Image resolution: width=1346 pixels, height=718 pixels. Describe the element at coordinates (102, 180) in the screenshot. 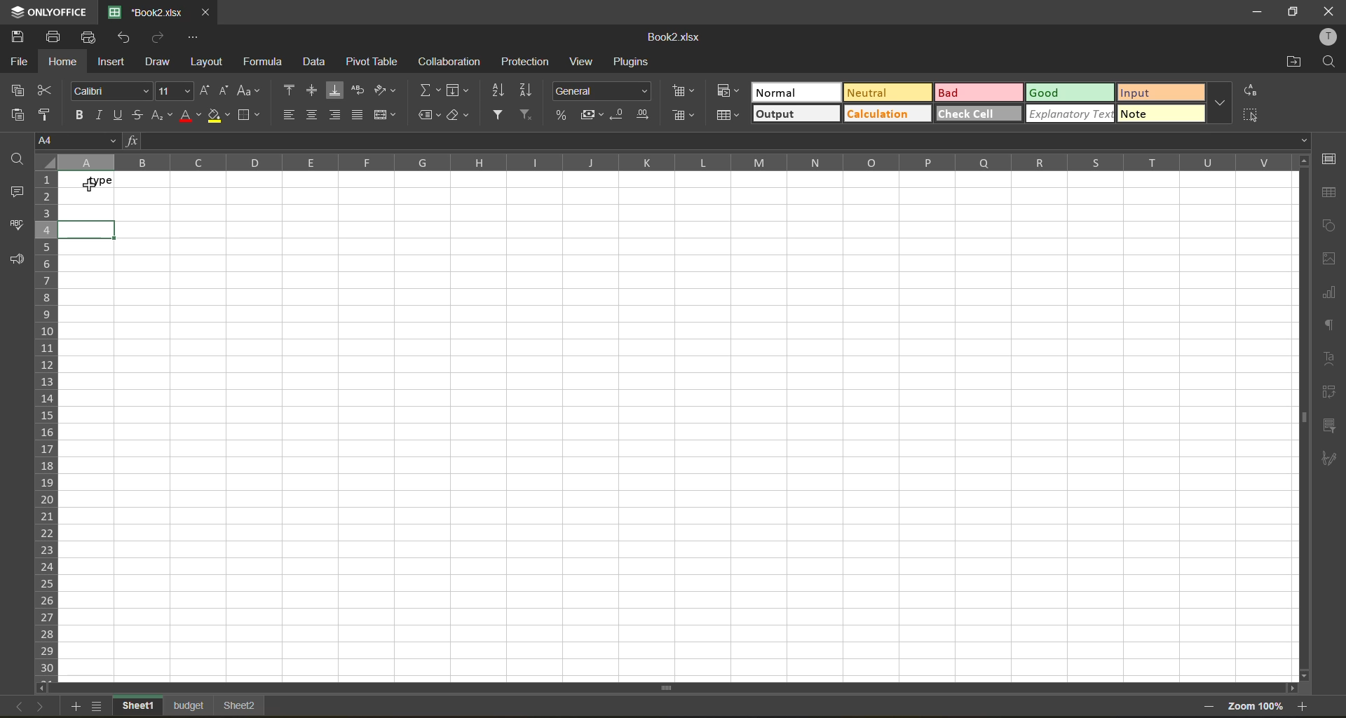

I see `type` at that location.